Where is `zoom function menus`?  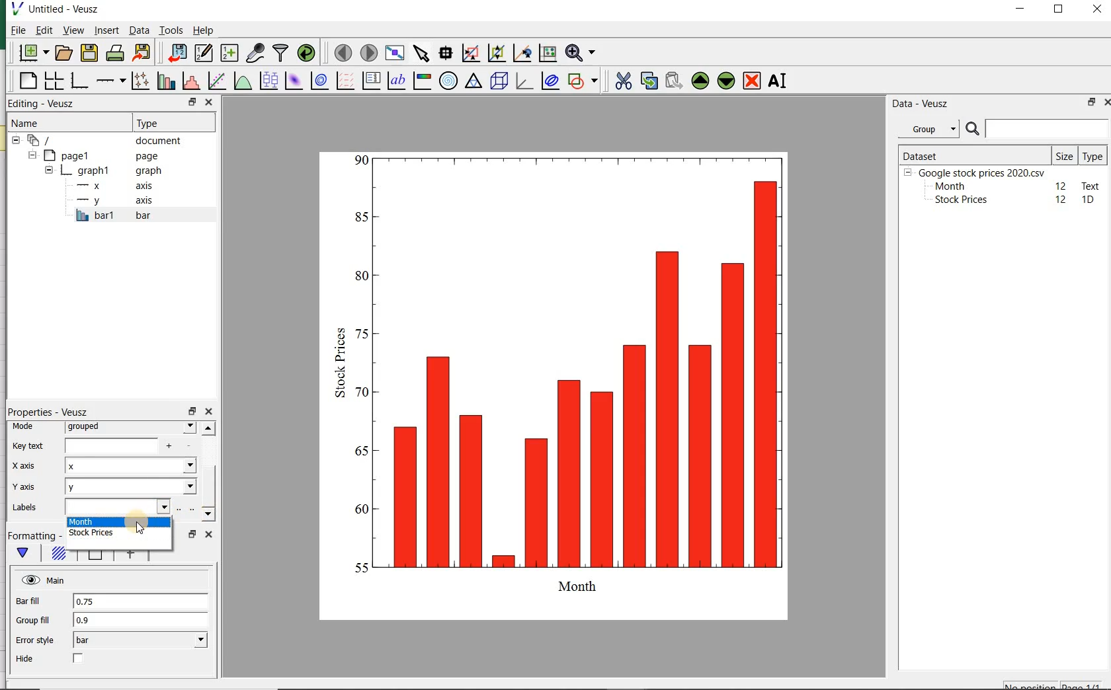 zoom function menus is located at coordinates (583, 54).